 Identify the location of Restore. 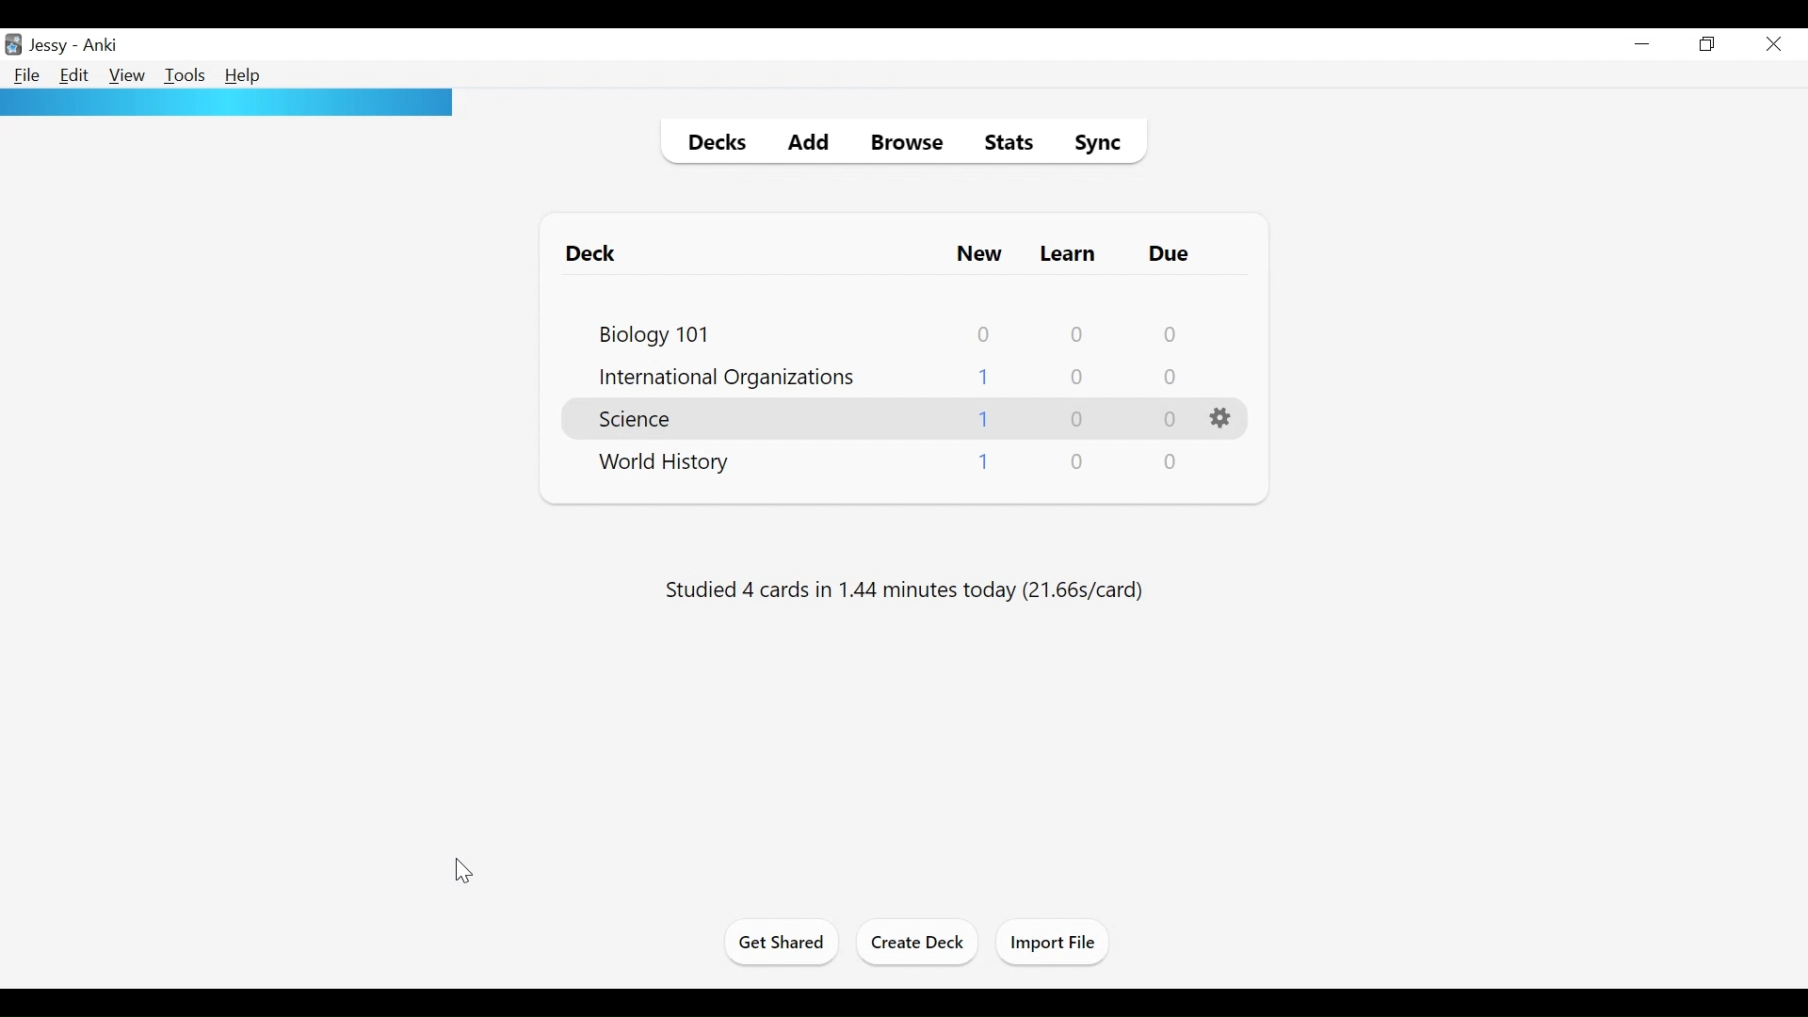
(1707, 45).